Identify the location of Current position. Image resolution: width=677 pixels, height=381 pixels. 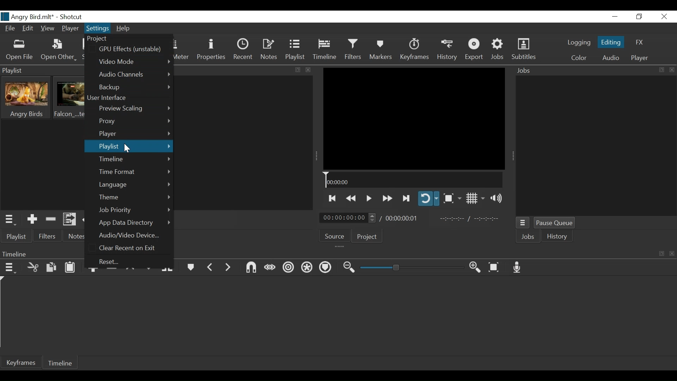
(348, 218).